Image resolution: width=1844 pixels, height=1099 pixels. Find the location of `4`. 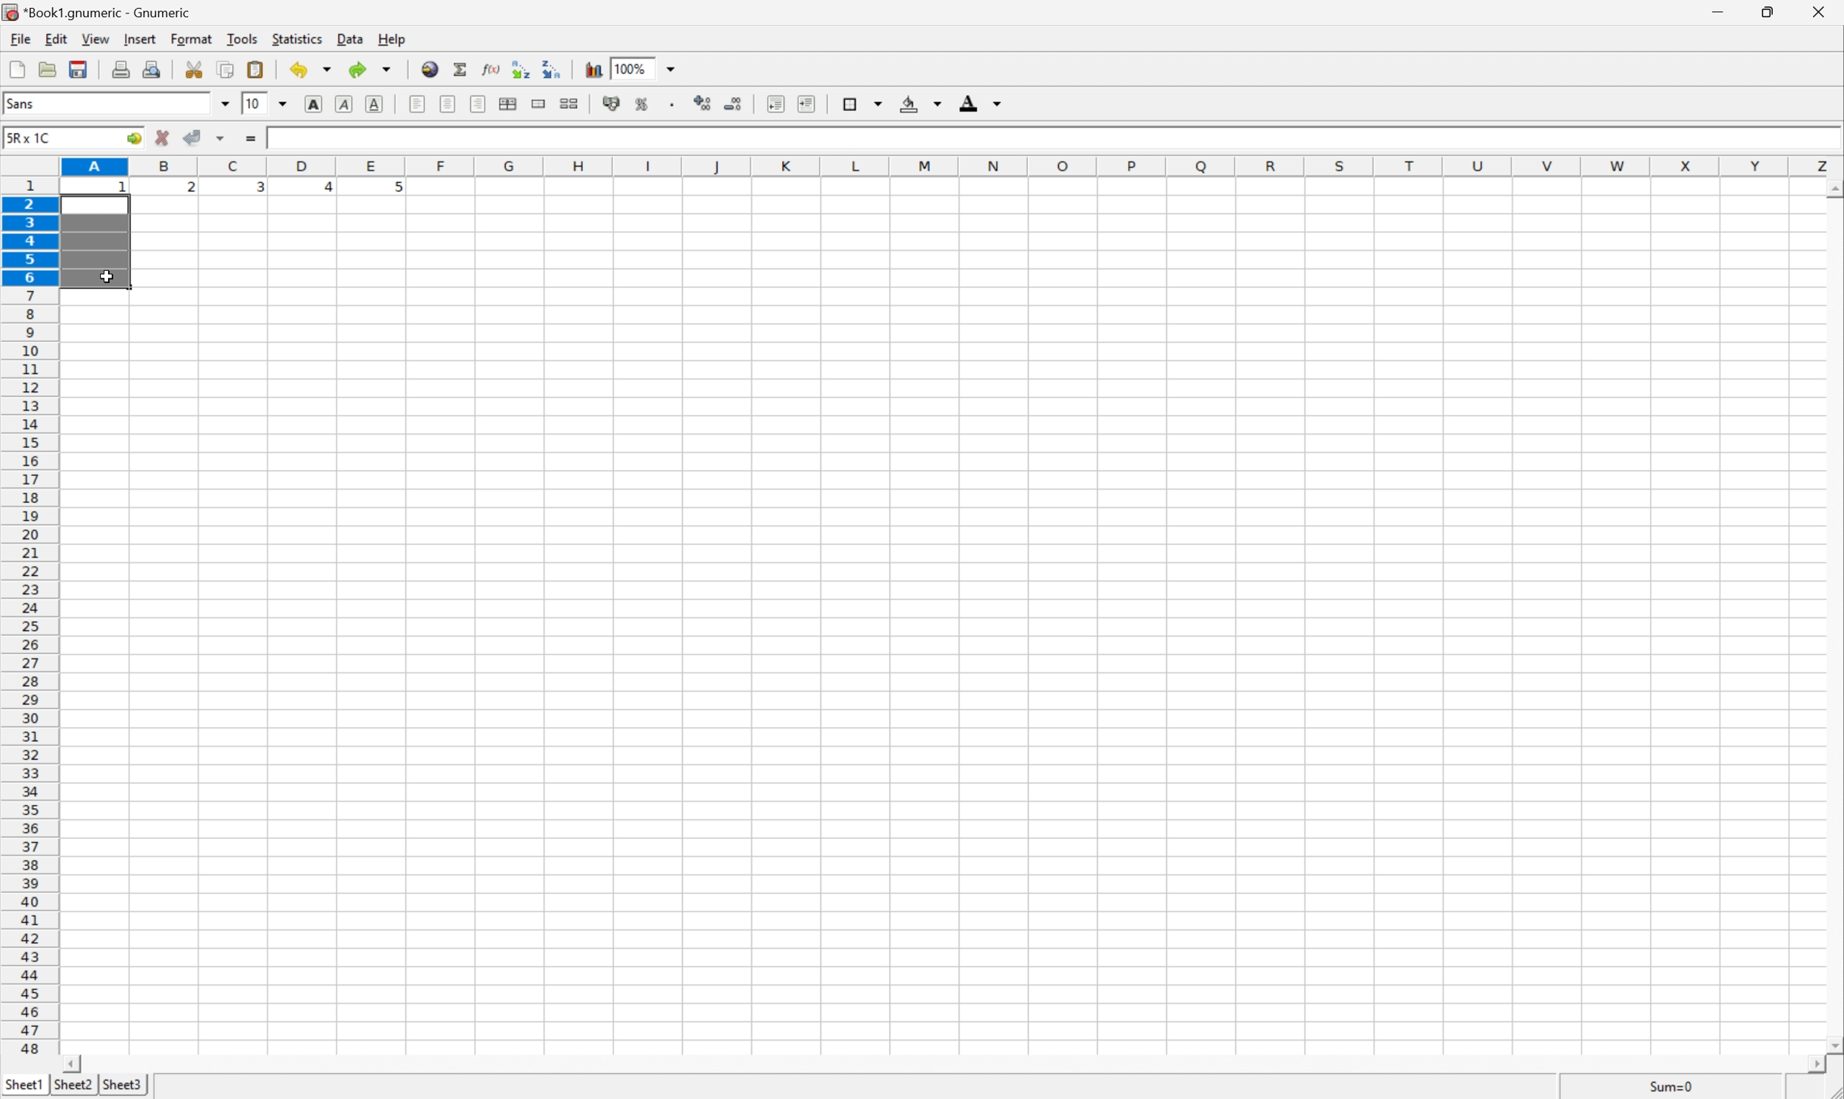

4 is located at coordinates (321, 188).